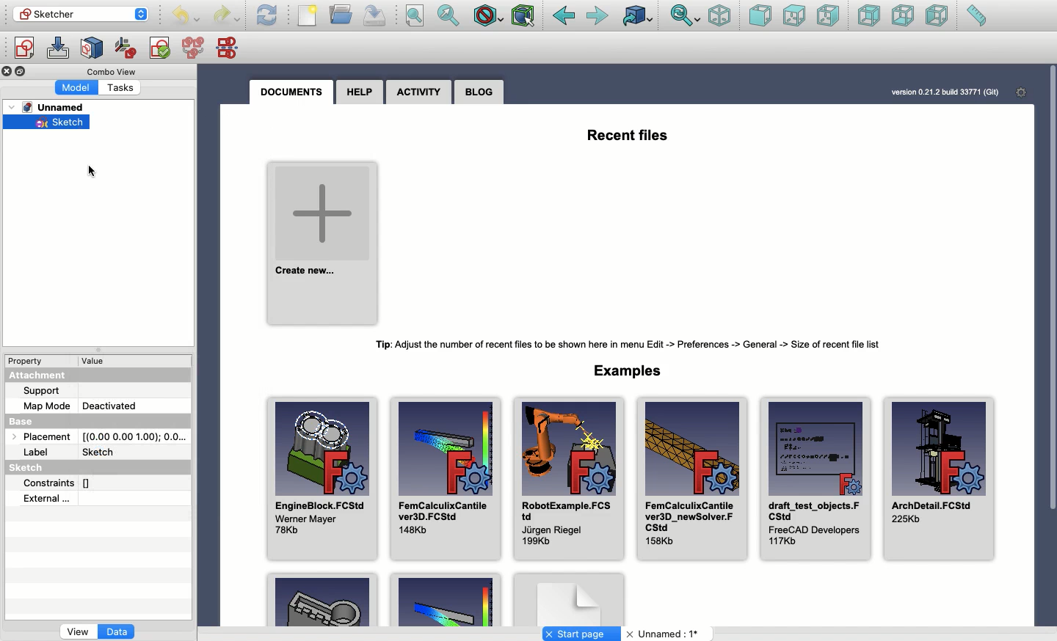 The image size is (1057, 641). Describe the element at coordinates (581, 634) in the screenshot. I see `Start page` at that location.